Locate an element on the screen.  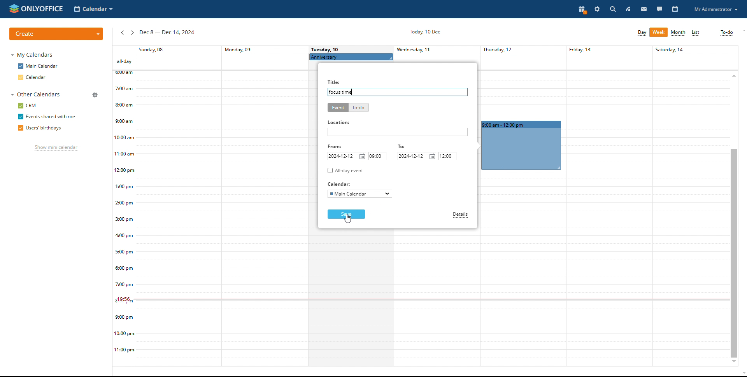
next week is located at coordinates (132, 33).